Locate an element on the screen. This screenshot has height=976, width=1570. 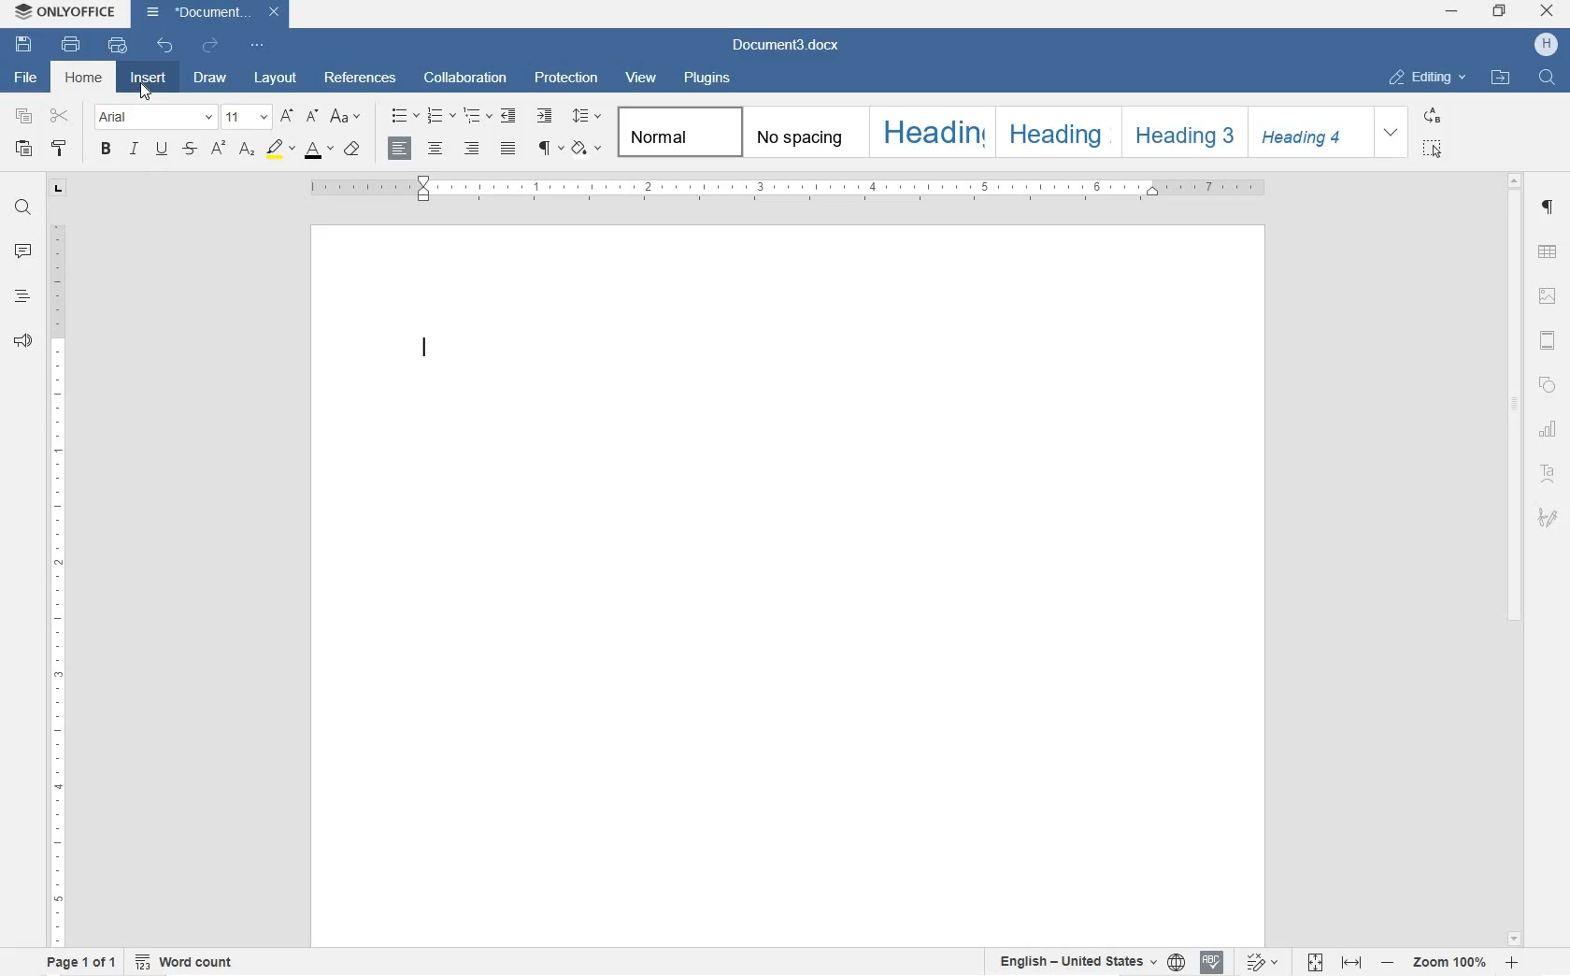
TRACK CHANGES is located at coordinates (1261, 961).